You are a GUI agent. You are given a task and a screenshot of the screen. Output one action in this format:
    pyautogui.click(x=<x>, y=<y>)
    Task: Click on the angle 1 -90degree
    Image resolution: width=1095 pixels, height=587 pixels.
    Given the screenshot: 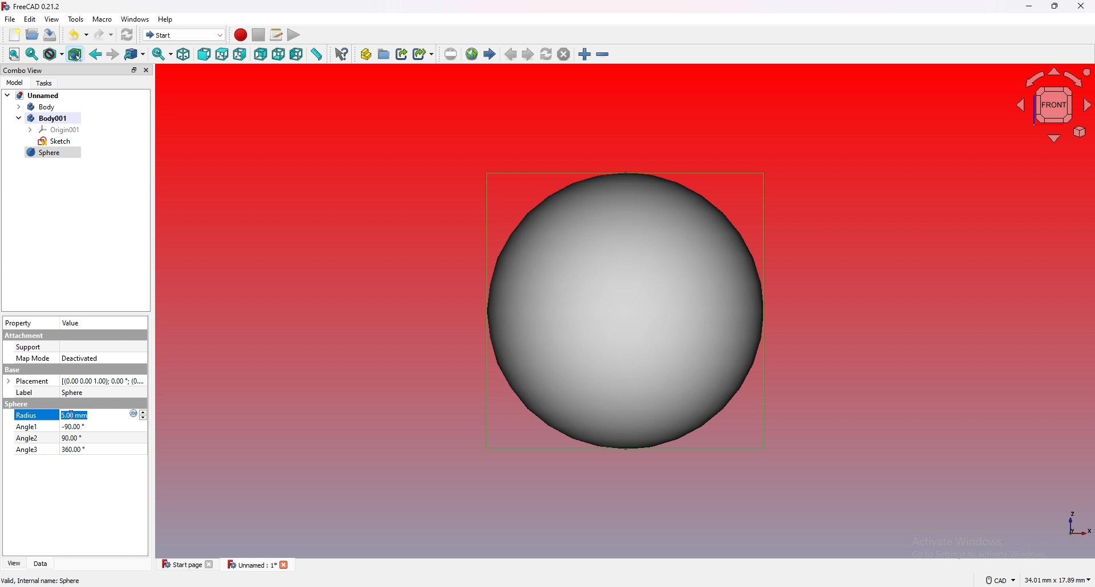 What is the action you would take?
    pyautogui.click(x=54, y=426)
    